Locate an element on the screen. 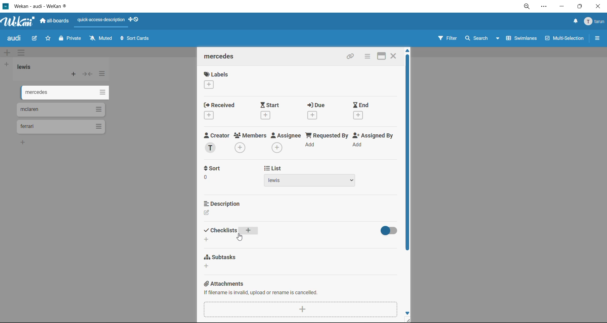  enable/disable is located at coordinates (388, 230).